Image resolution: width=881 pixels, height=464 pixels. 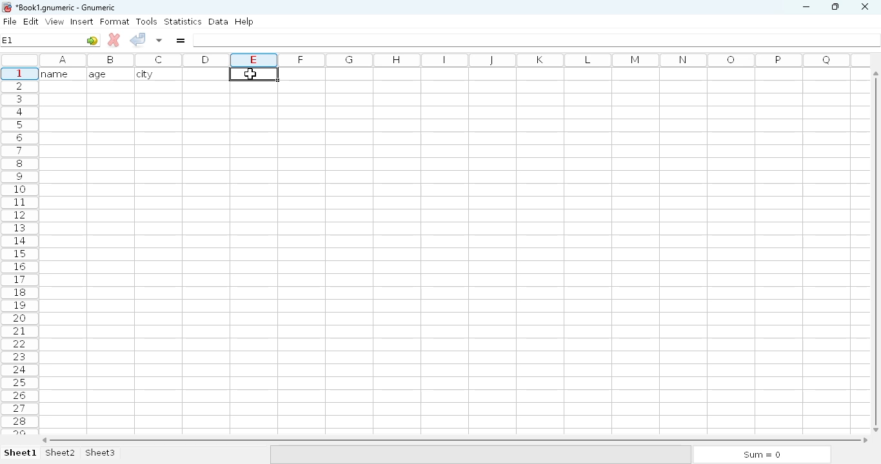 What do you see at coordinates (537, 40) in the screenshot?
I see `formula bar` at bounding box center [537, 40].